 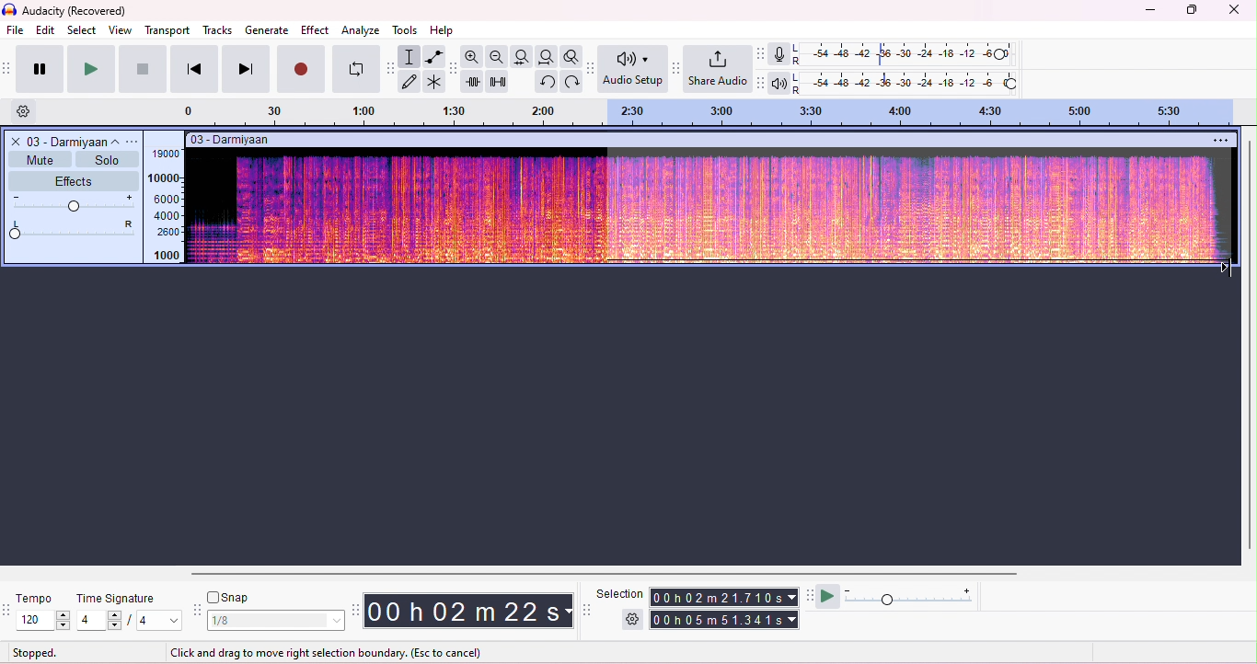 I want to click on vertical scroll bar, so click(x=1249, y=343).